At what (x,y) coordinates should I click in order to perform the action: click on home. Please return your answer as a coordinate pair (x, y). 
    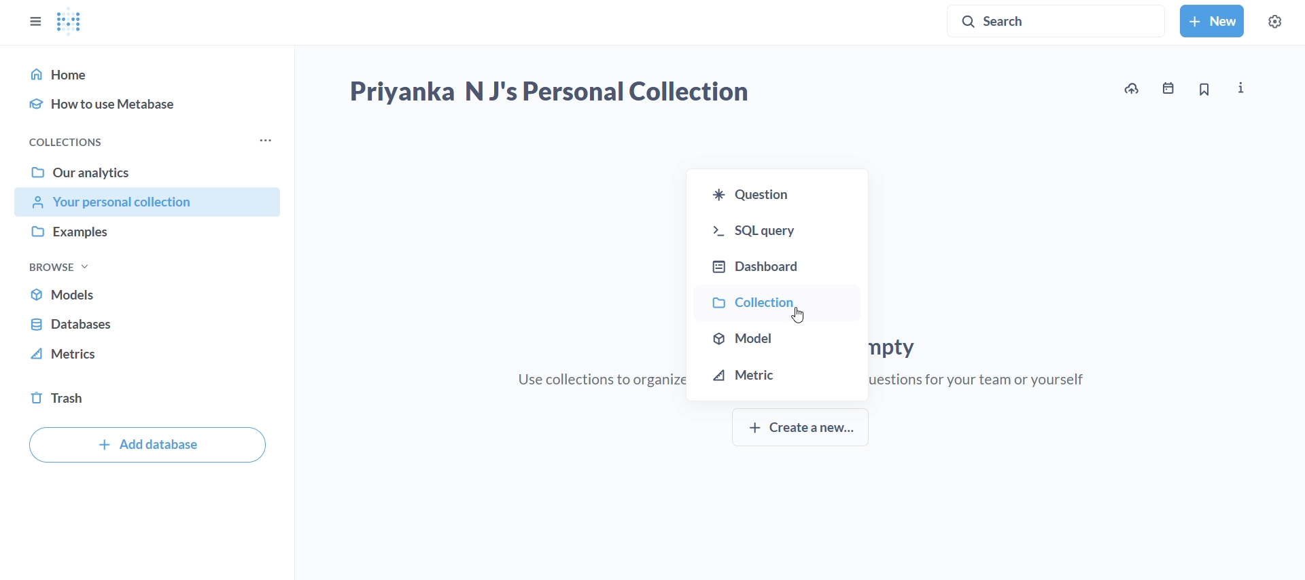
    Looking at the image, I should click on (147, 73).